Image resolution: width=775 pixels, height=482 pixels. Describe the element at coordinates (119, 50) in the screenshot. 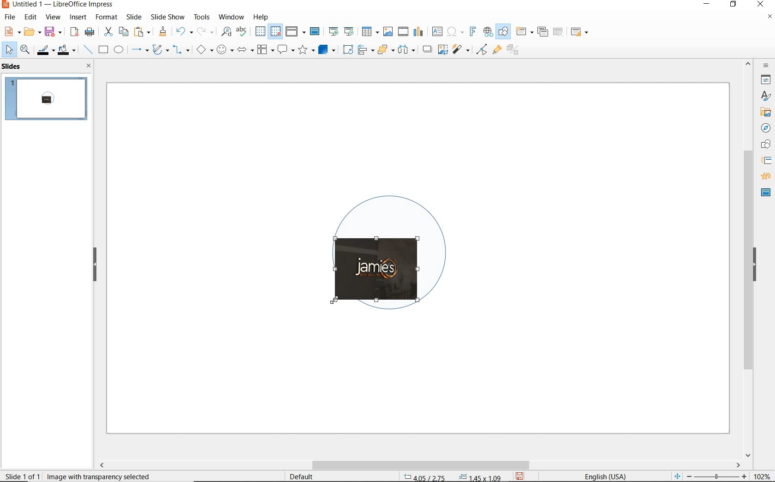

I see `ellipse` at that location.